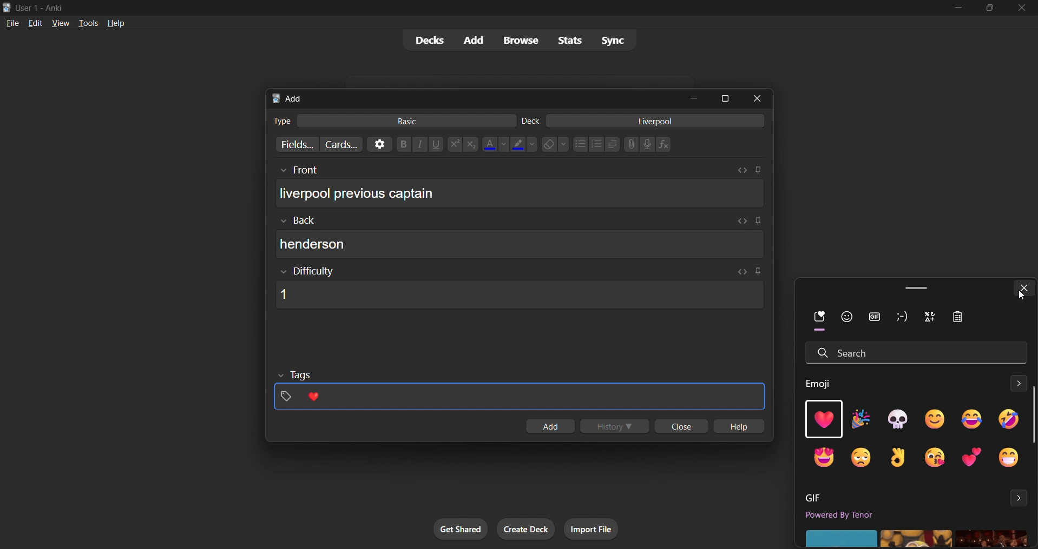 The width and height of the screenshot is (1038, 549). Describe the element at coordinates (462, 530) in the screenshot. I see `get shared` at that location.